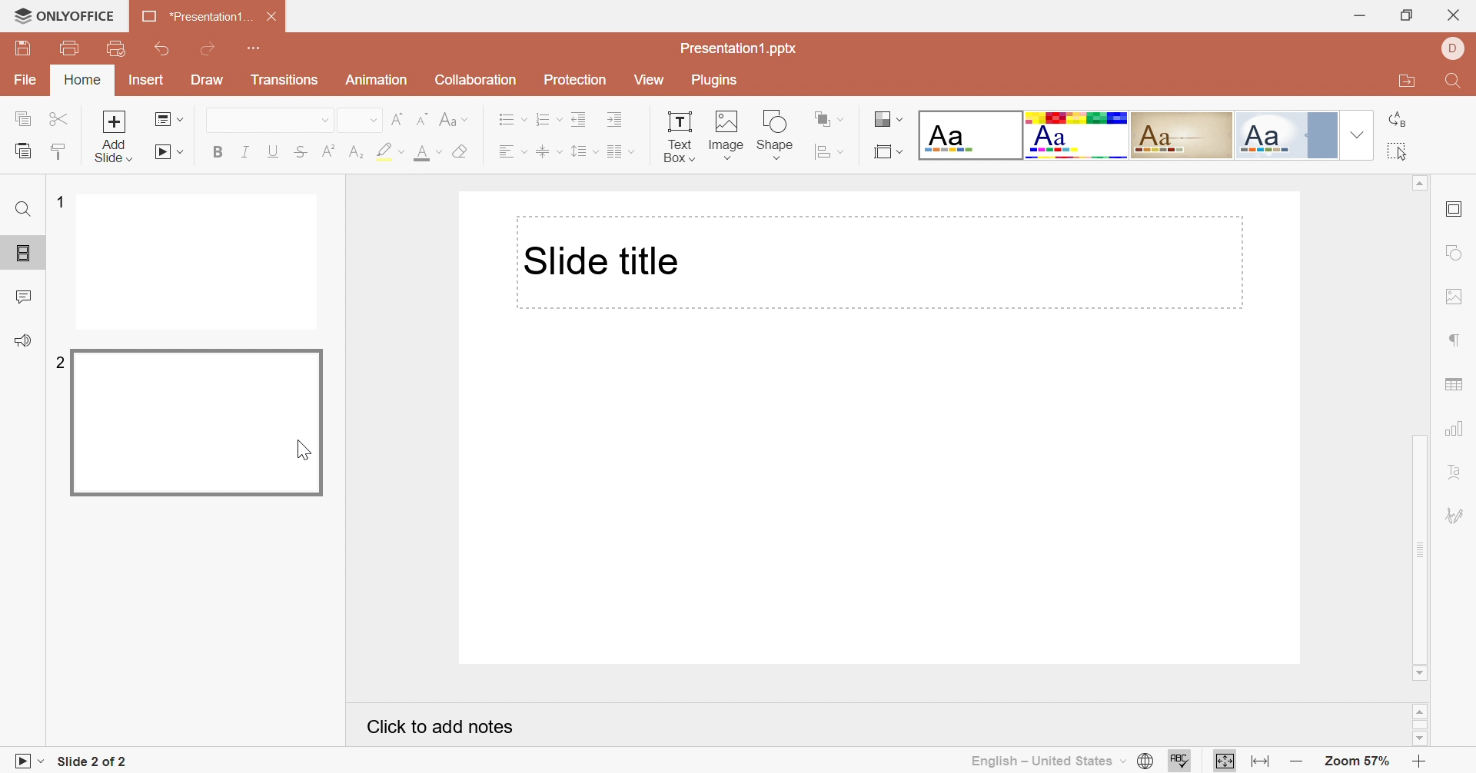  Describe the element at coordinates (1406, 18) in the screenshot. I see `Restore Down` at that location.